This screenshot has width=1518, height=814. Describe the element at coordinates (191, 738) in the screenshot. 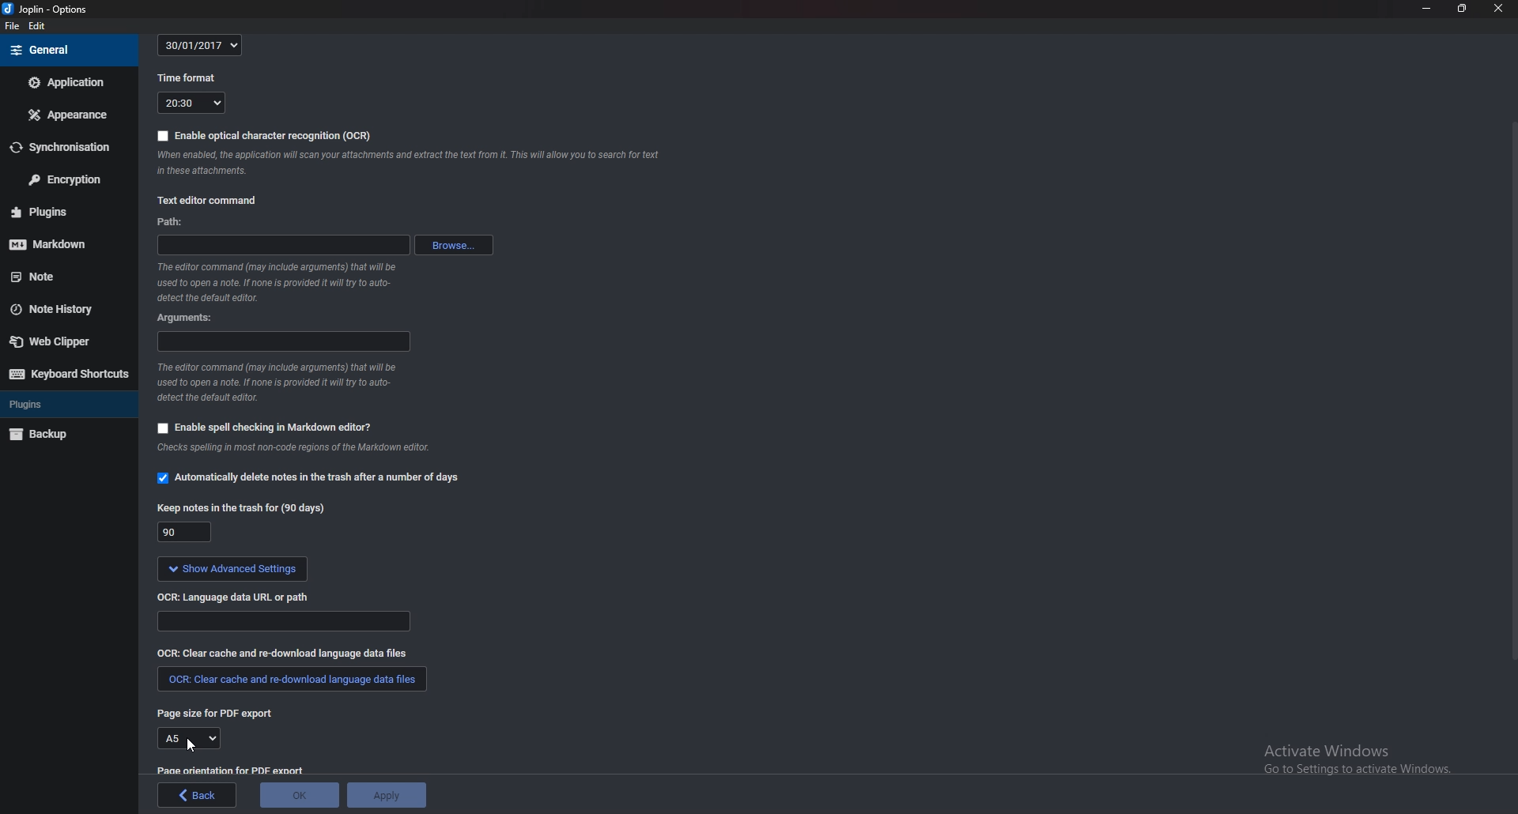

I see `A5` at that location.